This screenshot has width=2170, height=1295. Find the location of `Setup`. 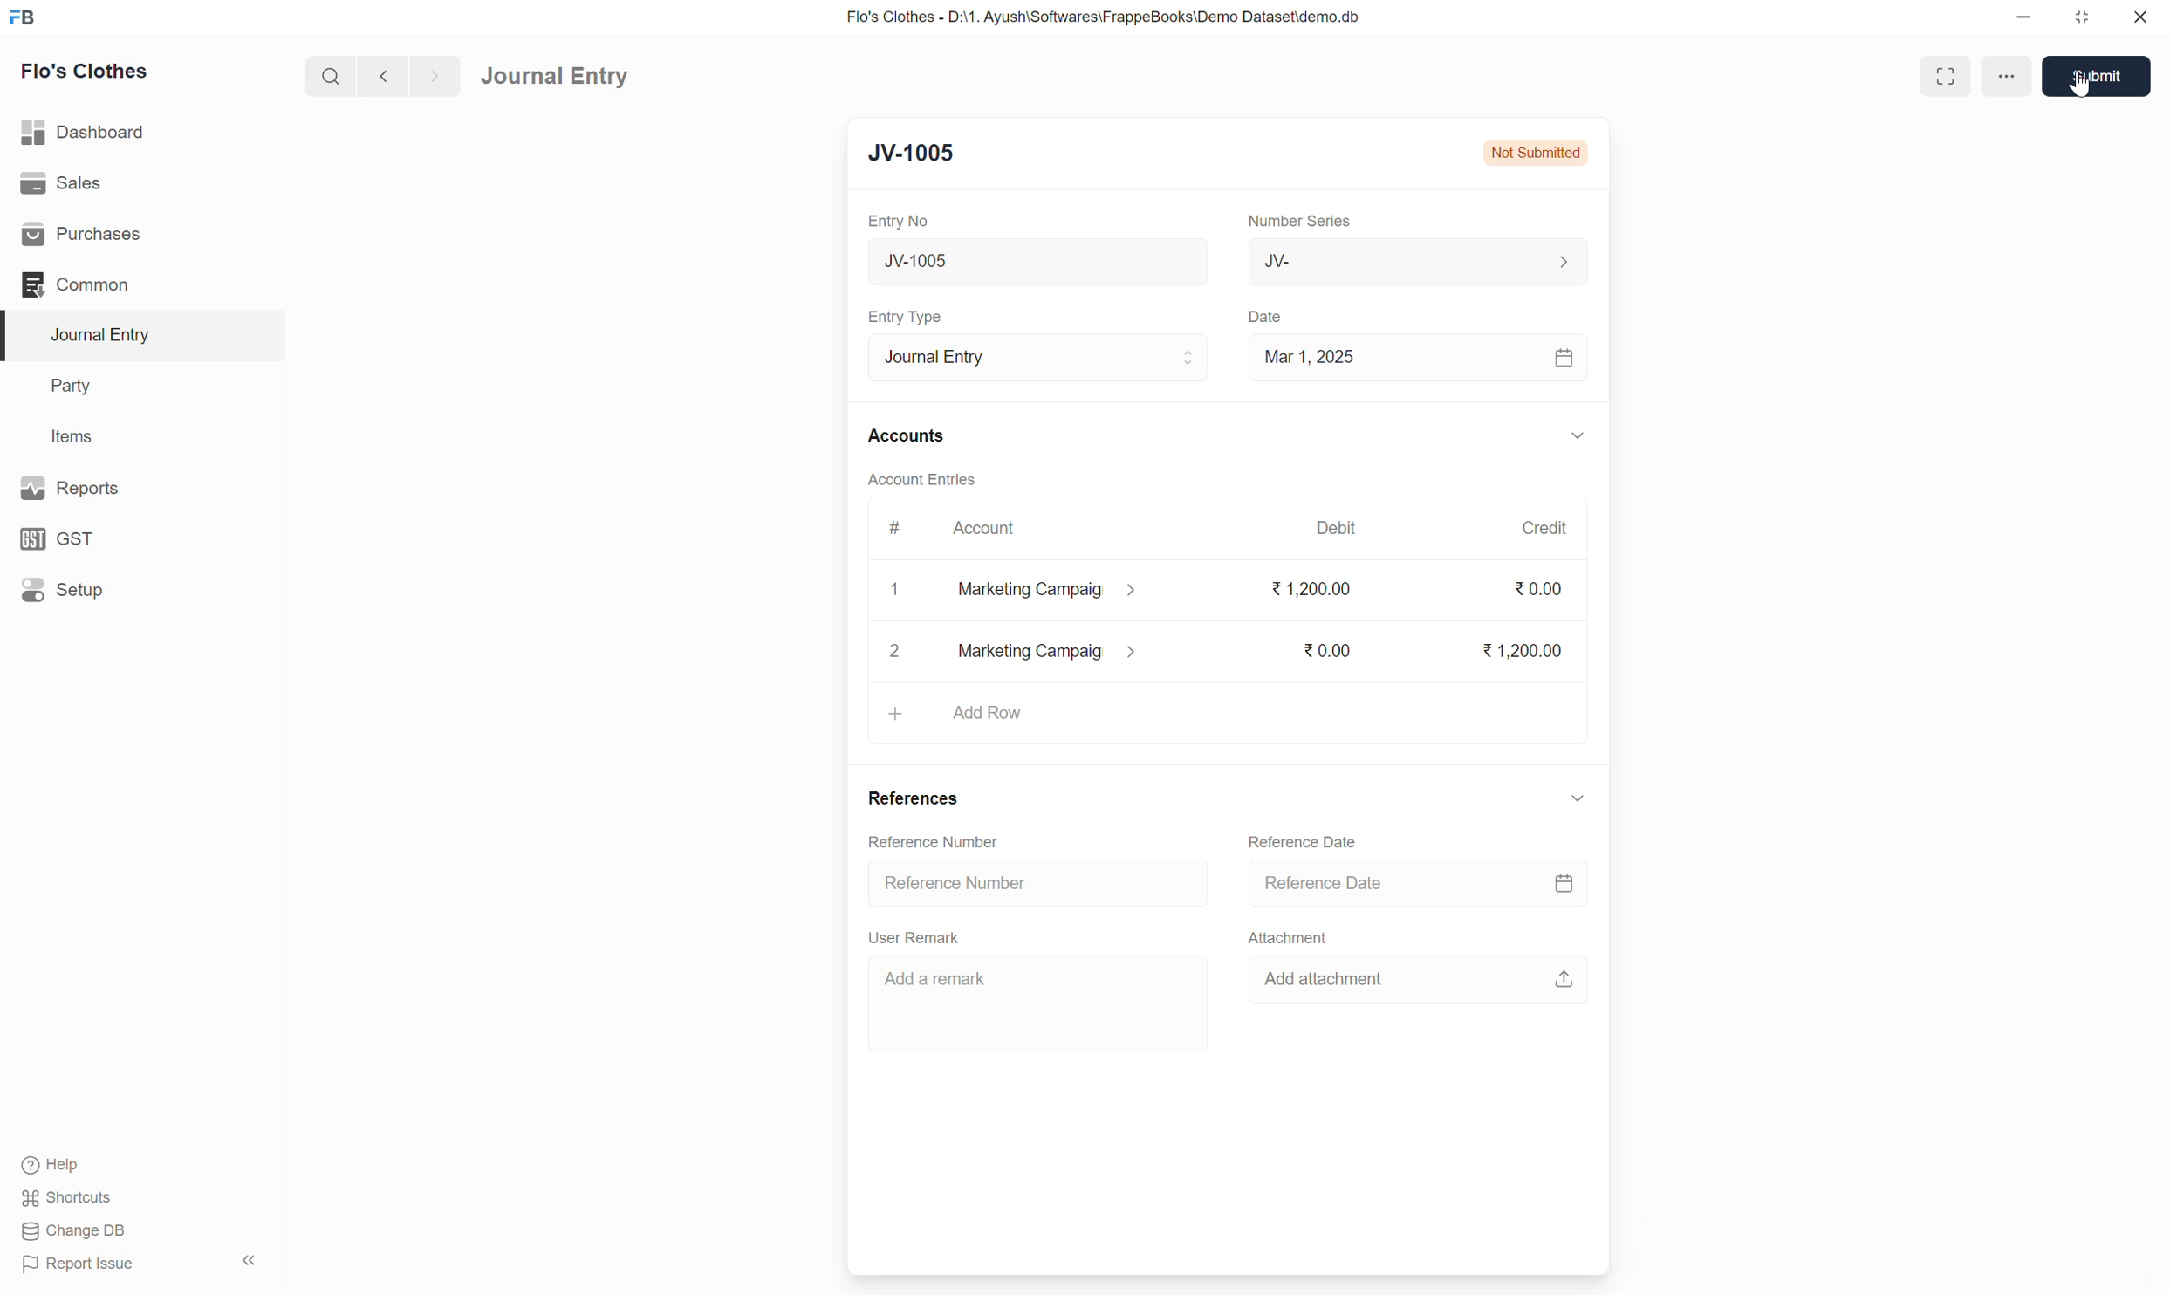

Setup is located at coordinates (63, 589).